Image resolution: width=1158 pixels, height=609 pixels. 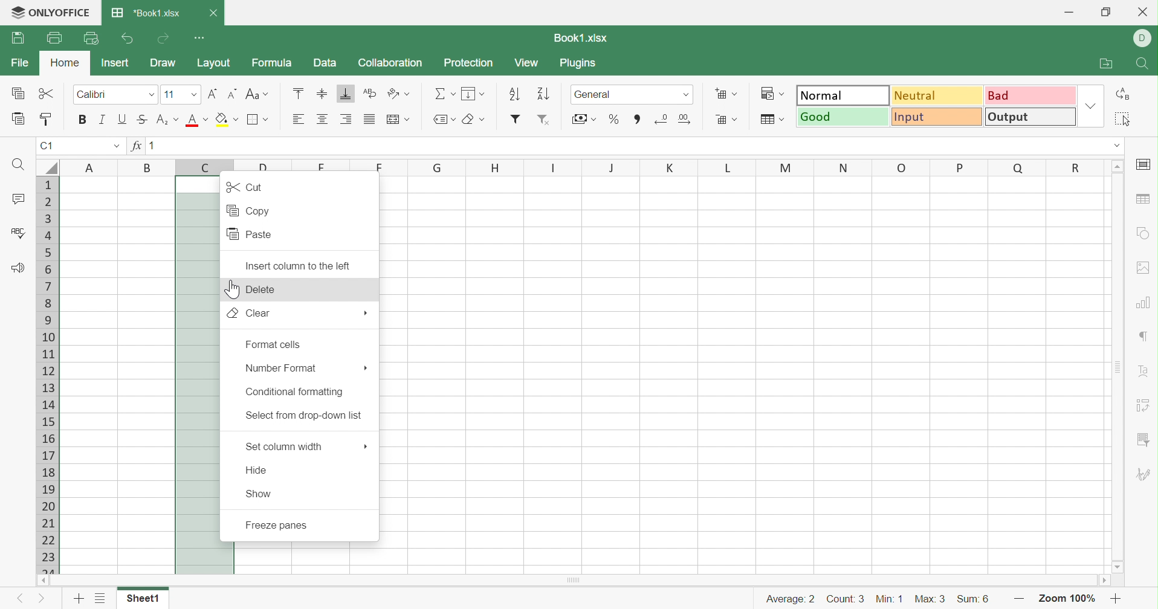 I want to click on Bad, so click(x=1030, y=95).